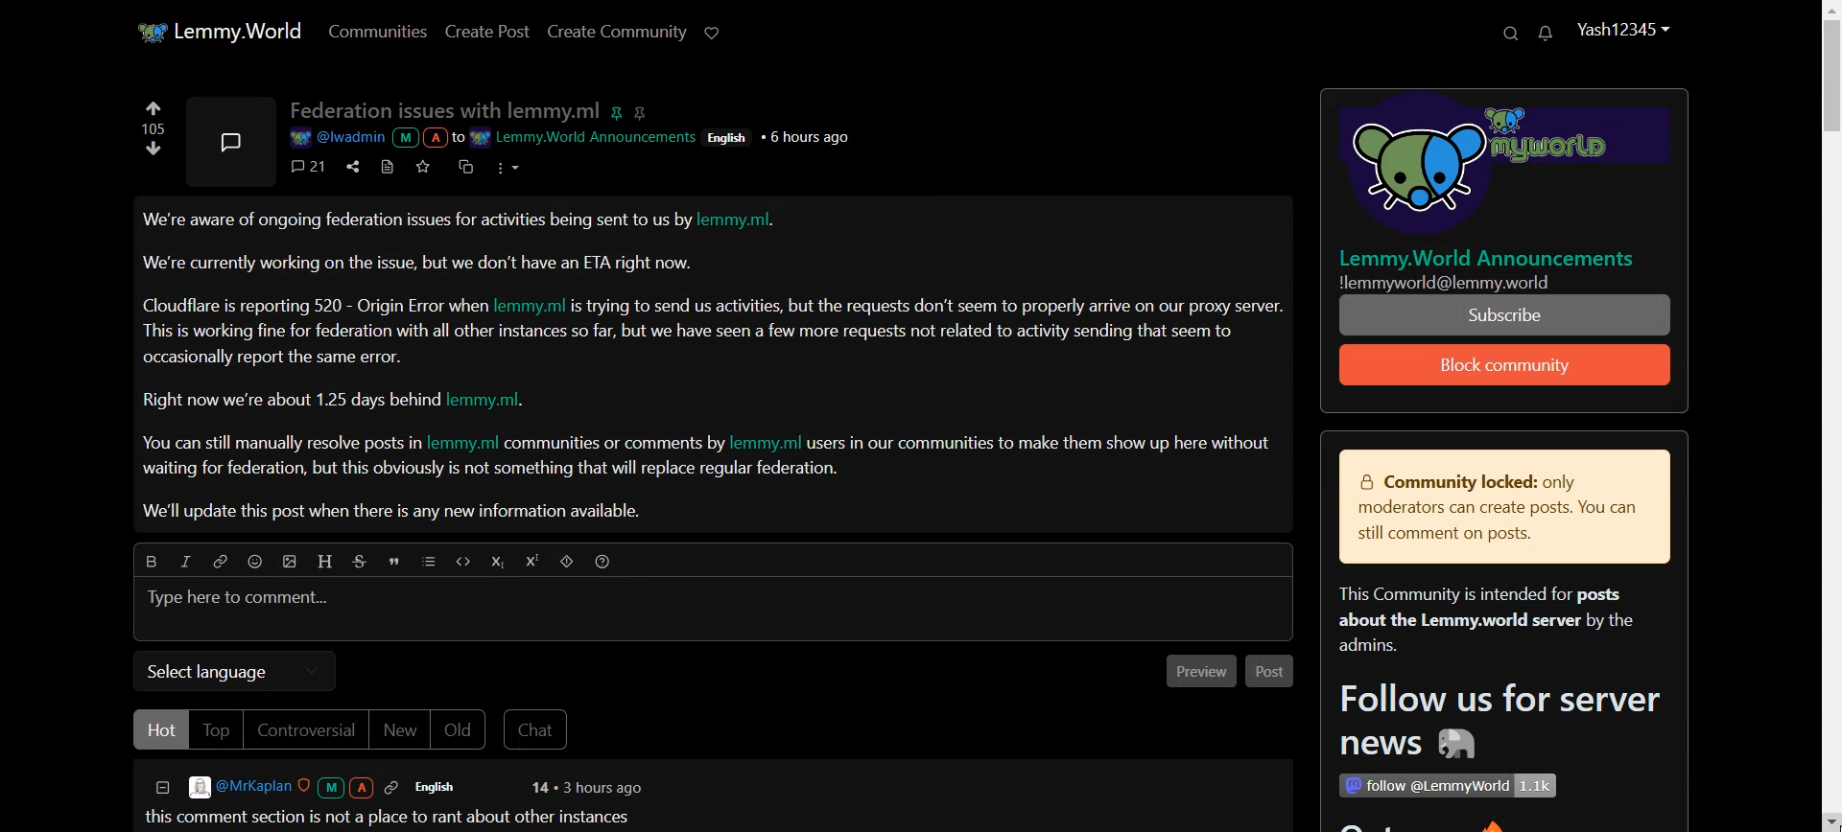  I want to click on Bold, so click(151, 562).